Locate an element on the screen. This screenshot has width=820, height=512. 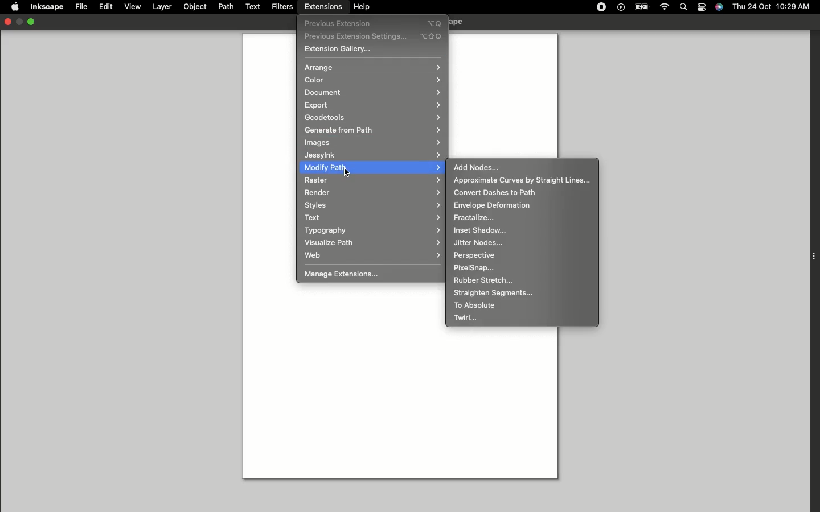
Object is located at coordinates (195, 7).